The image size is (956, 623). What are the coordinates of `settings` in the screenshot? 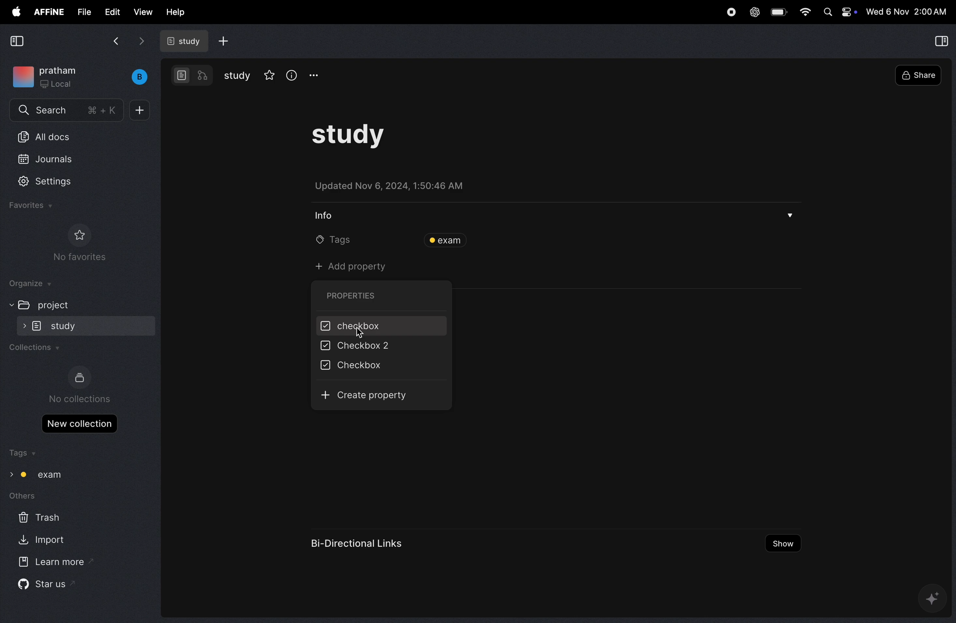 It's located at (55, 180).